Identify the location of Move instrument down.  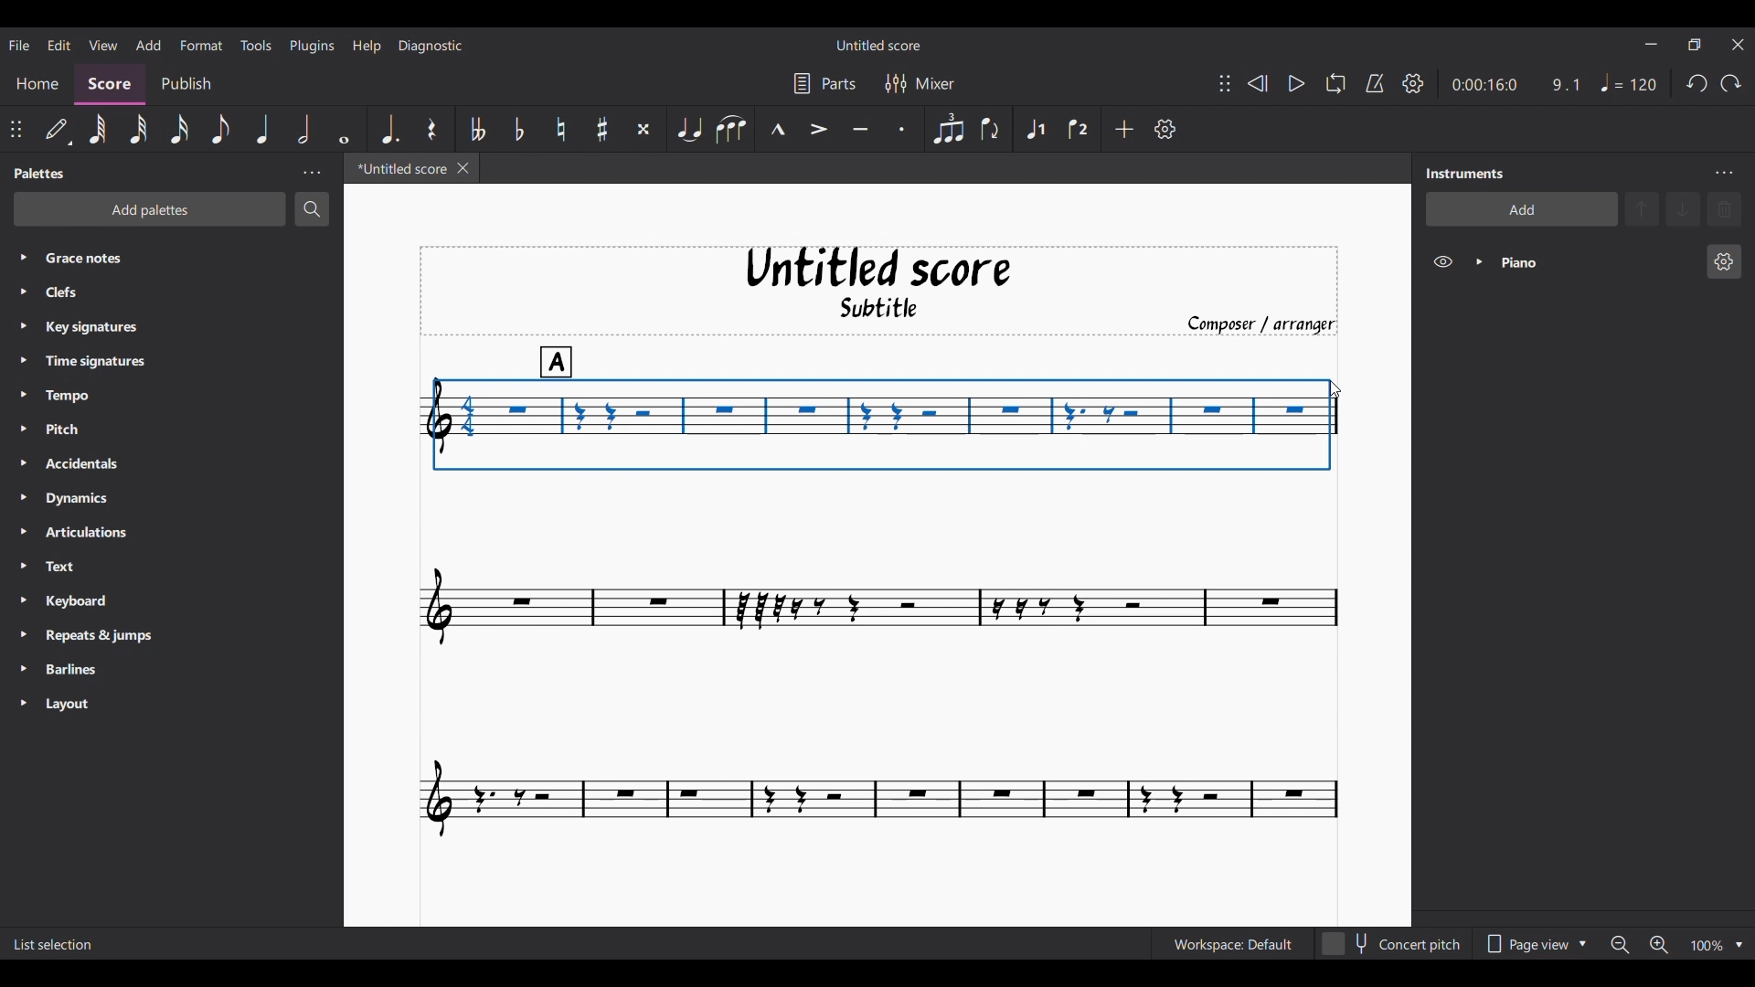
(1683, 208).